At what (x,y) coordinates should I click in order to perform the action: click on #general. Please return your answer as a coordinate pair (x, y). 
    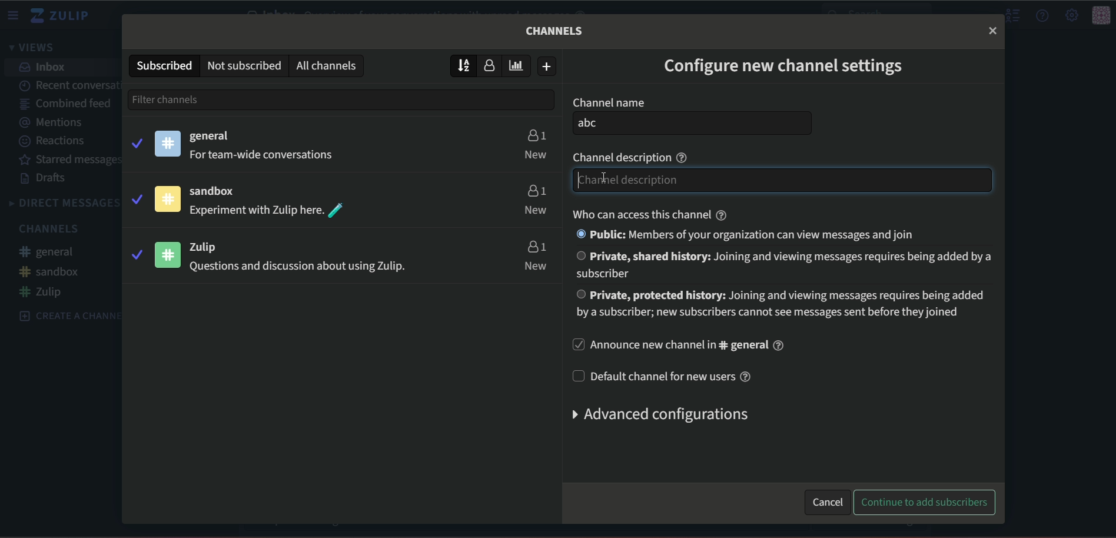
    Looking at the image, I should click on (52, 253).